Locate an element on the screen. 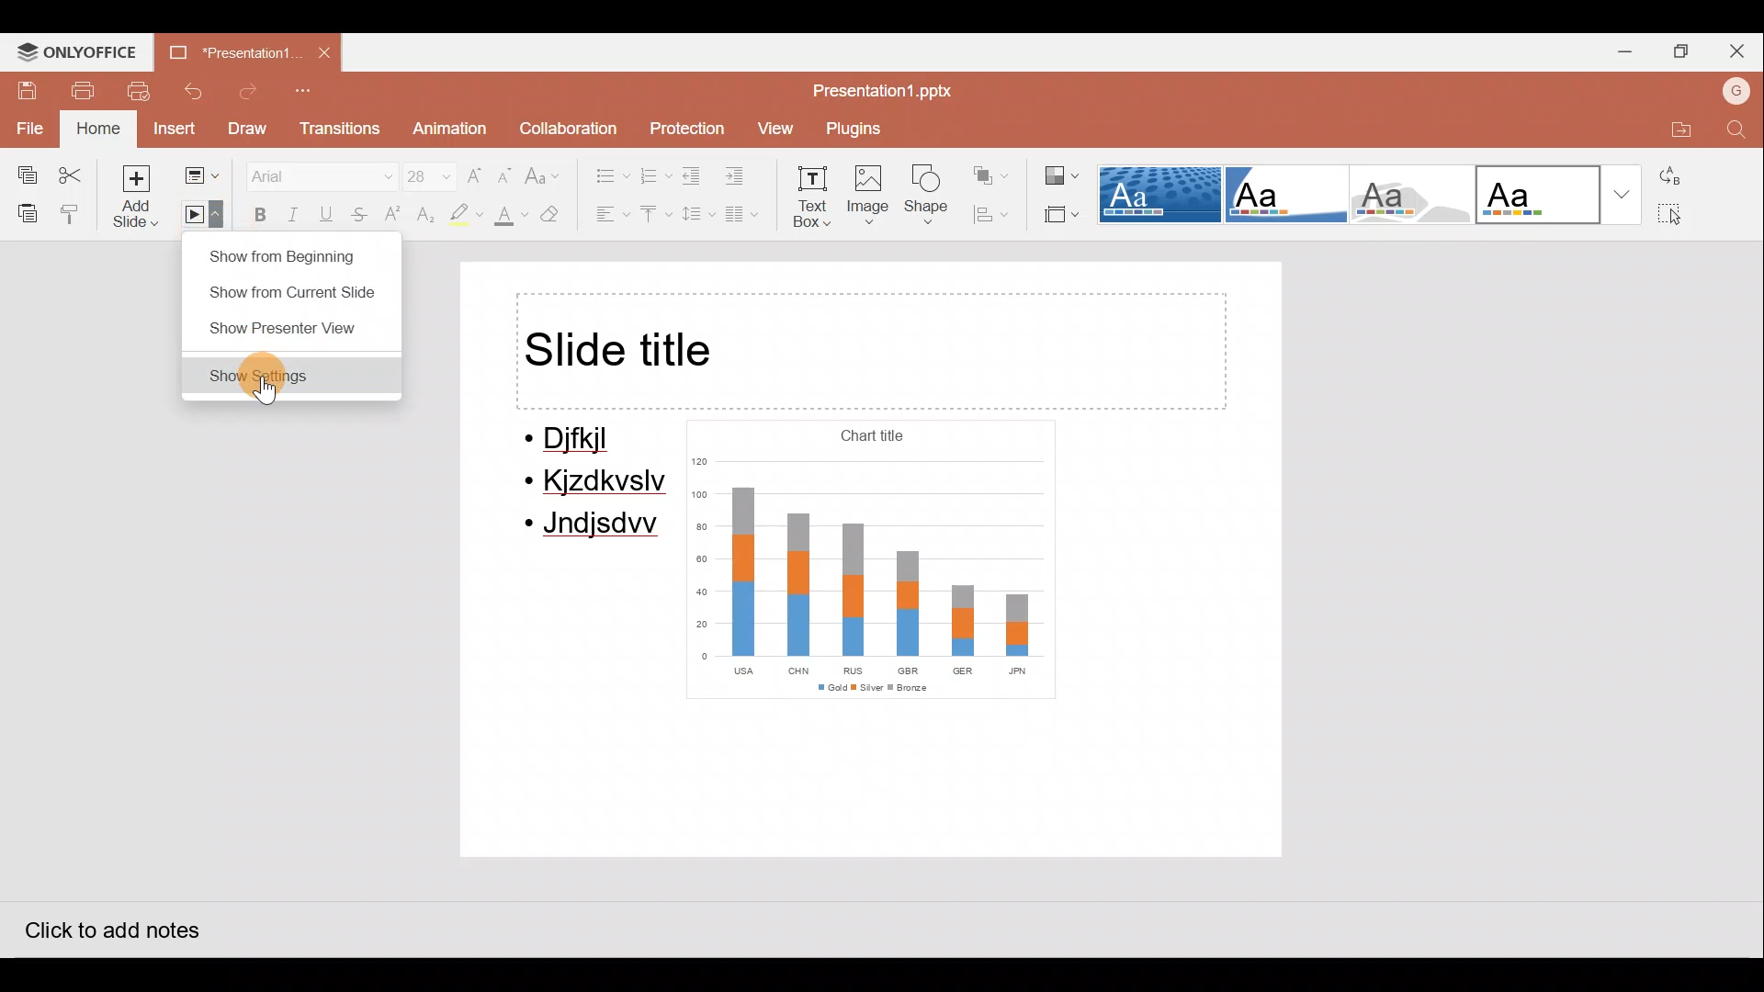 The height and width of the screenshot is (992, 1764). Turtle is located at coordinates (1406, 197).